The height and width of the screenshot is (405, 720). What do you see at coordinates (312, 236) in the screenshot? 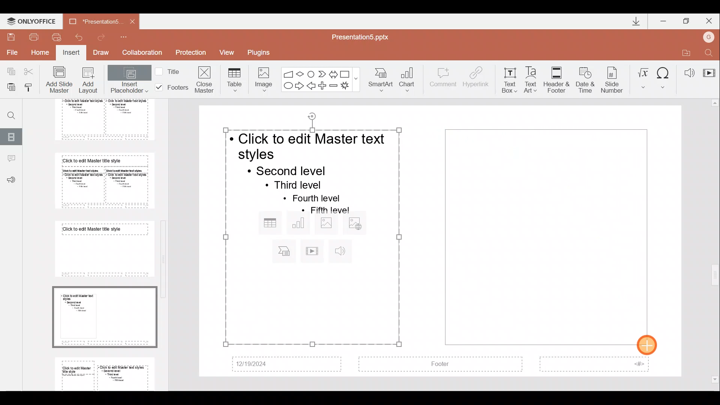
I see `Inserted placeholder on presentation slide` at bounding box center [312, 236].